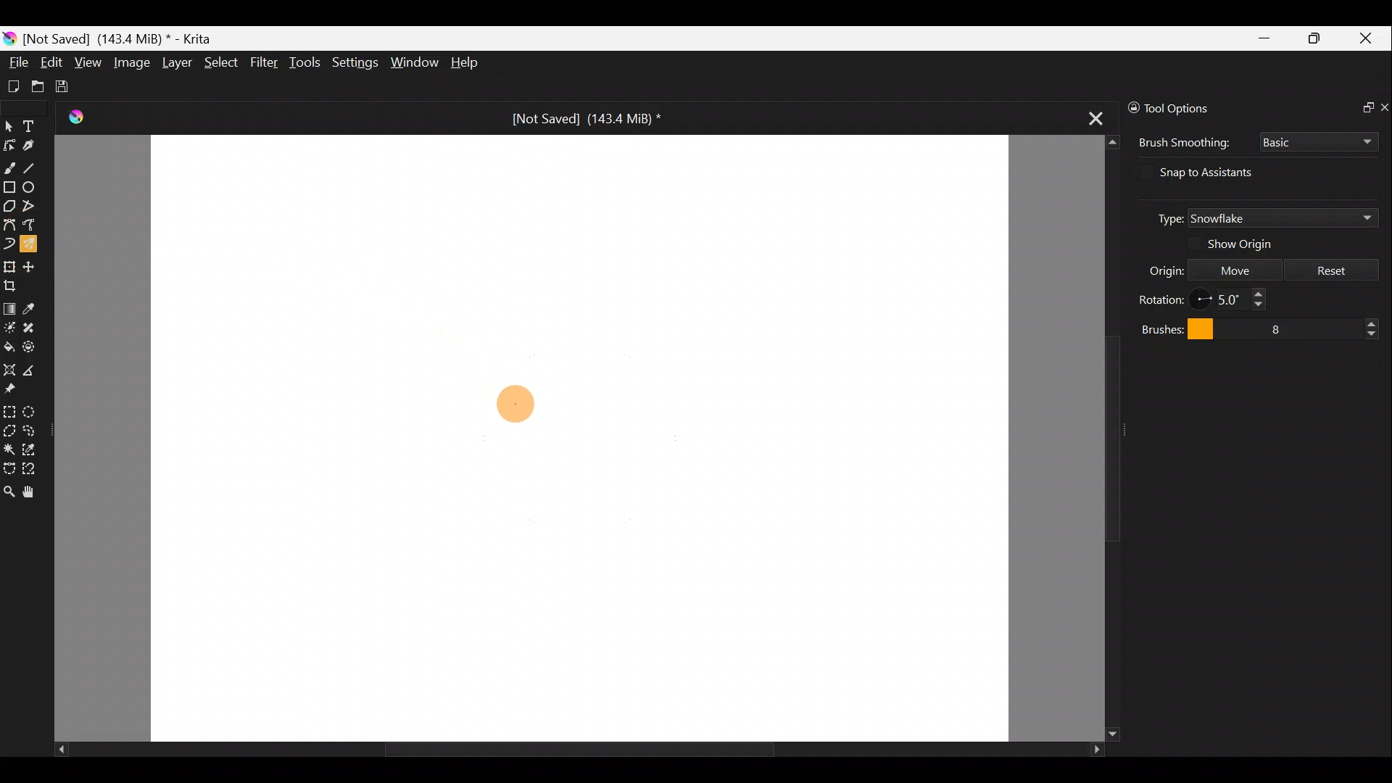 The width and height of the screenshot is (1392, 783). What do you see at coordinates (1310, 326) in the screenshot?
I see `8` at bounding box center [1310, 326].